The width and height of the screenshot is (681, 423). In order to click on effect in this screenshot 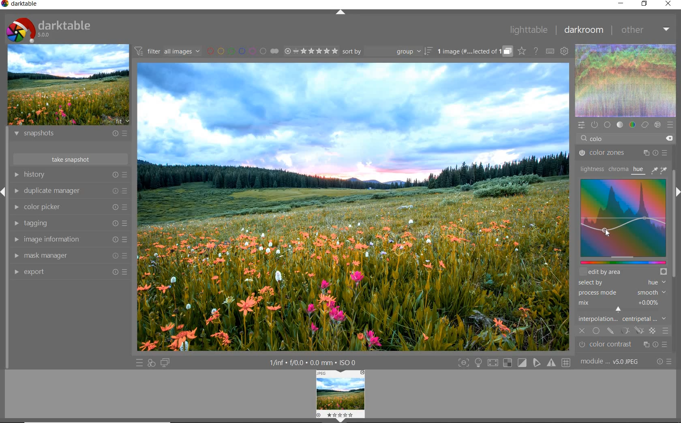, I will do `click(657, 125)`.